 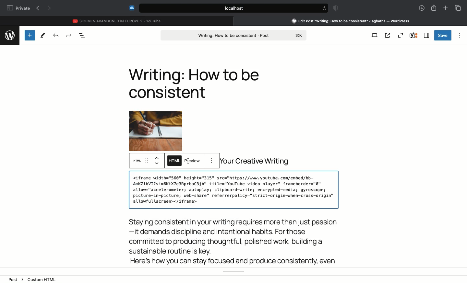 I want to click on refresh, so click(x=324, y=8).